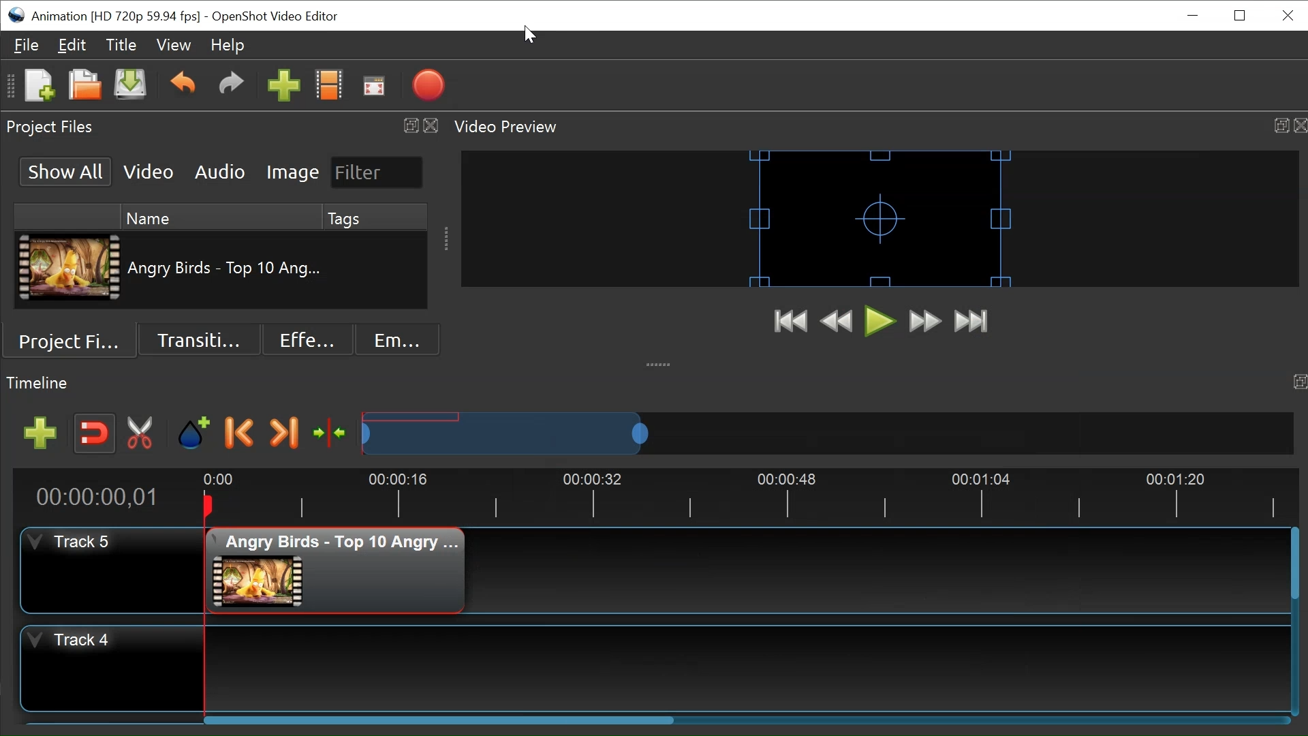  Describe the element at coordinates (337, 570) in the screenshot. I see `Clip` at that location.